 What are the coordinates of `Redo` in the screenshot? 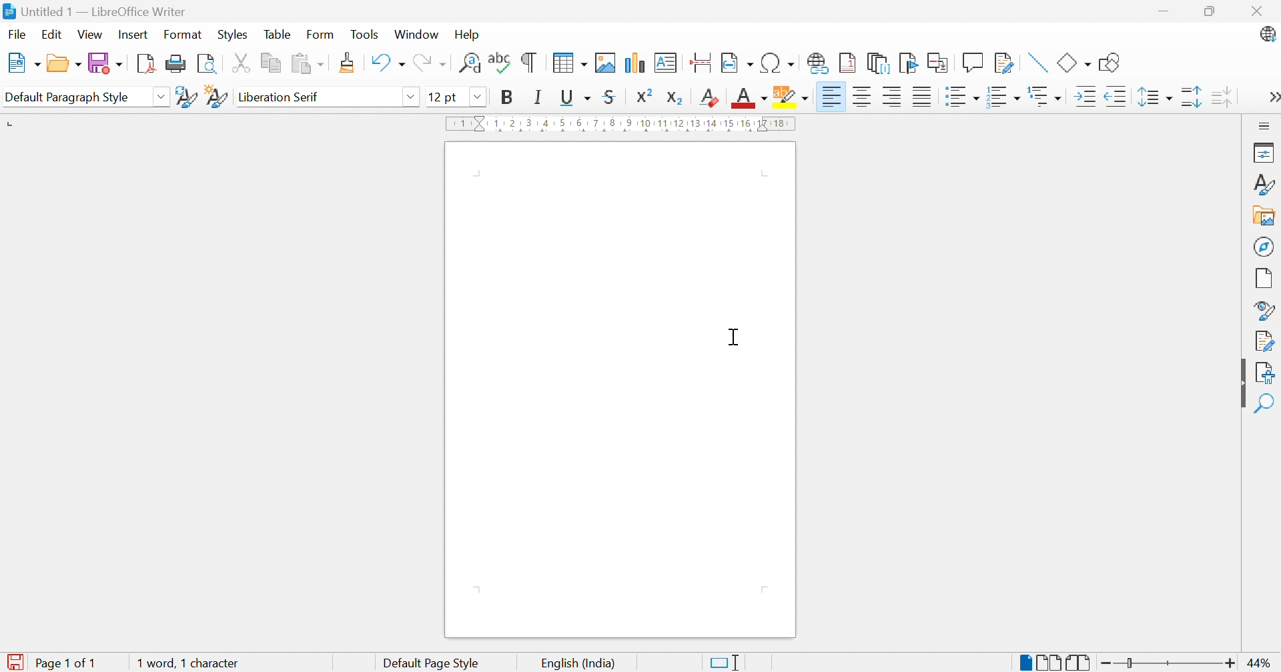 It's located at (429, 64).